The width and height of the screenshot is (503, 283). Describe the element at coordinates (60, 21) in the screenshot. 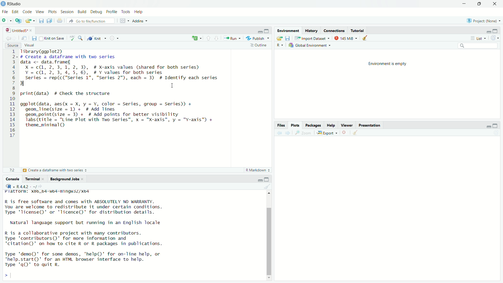

I see `Print the current file` at that location.